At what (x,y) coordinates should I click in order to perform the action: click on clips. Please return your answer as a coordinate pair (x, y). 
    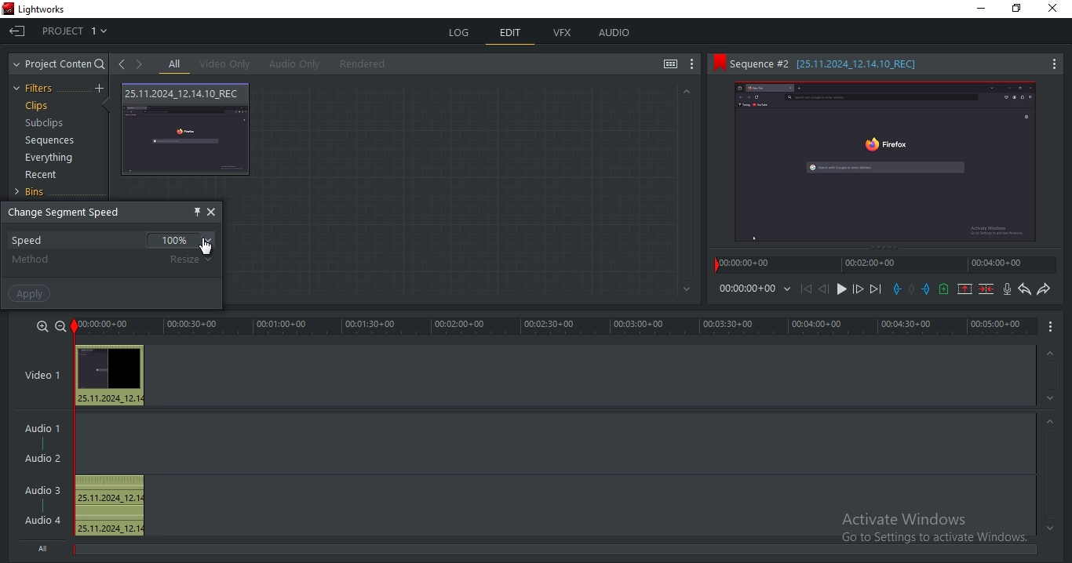
    Looking at the image, I should click on (39, 107).